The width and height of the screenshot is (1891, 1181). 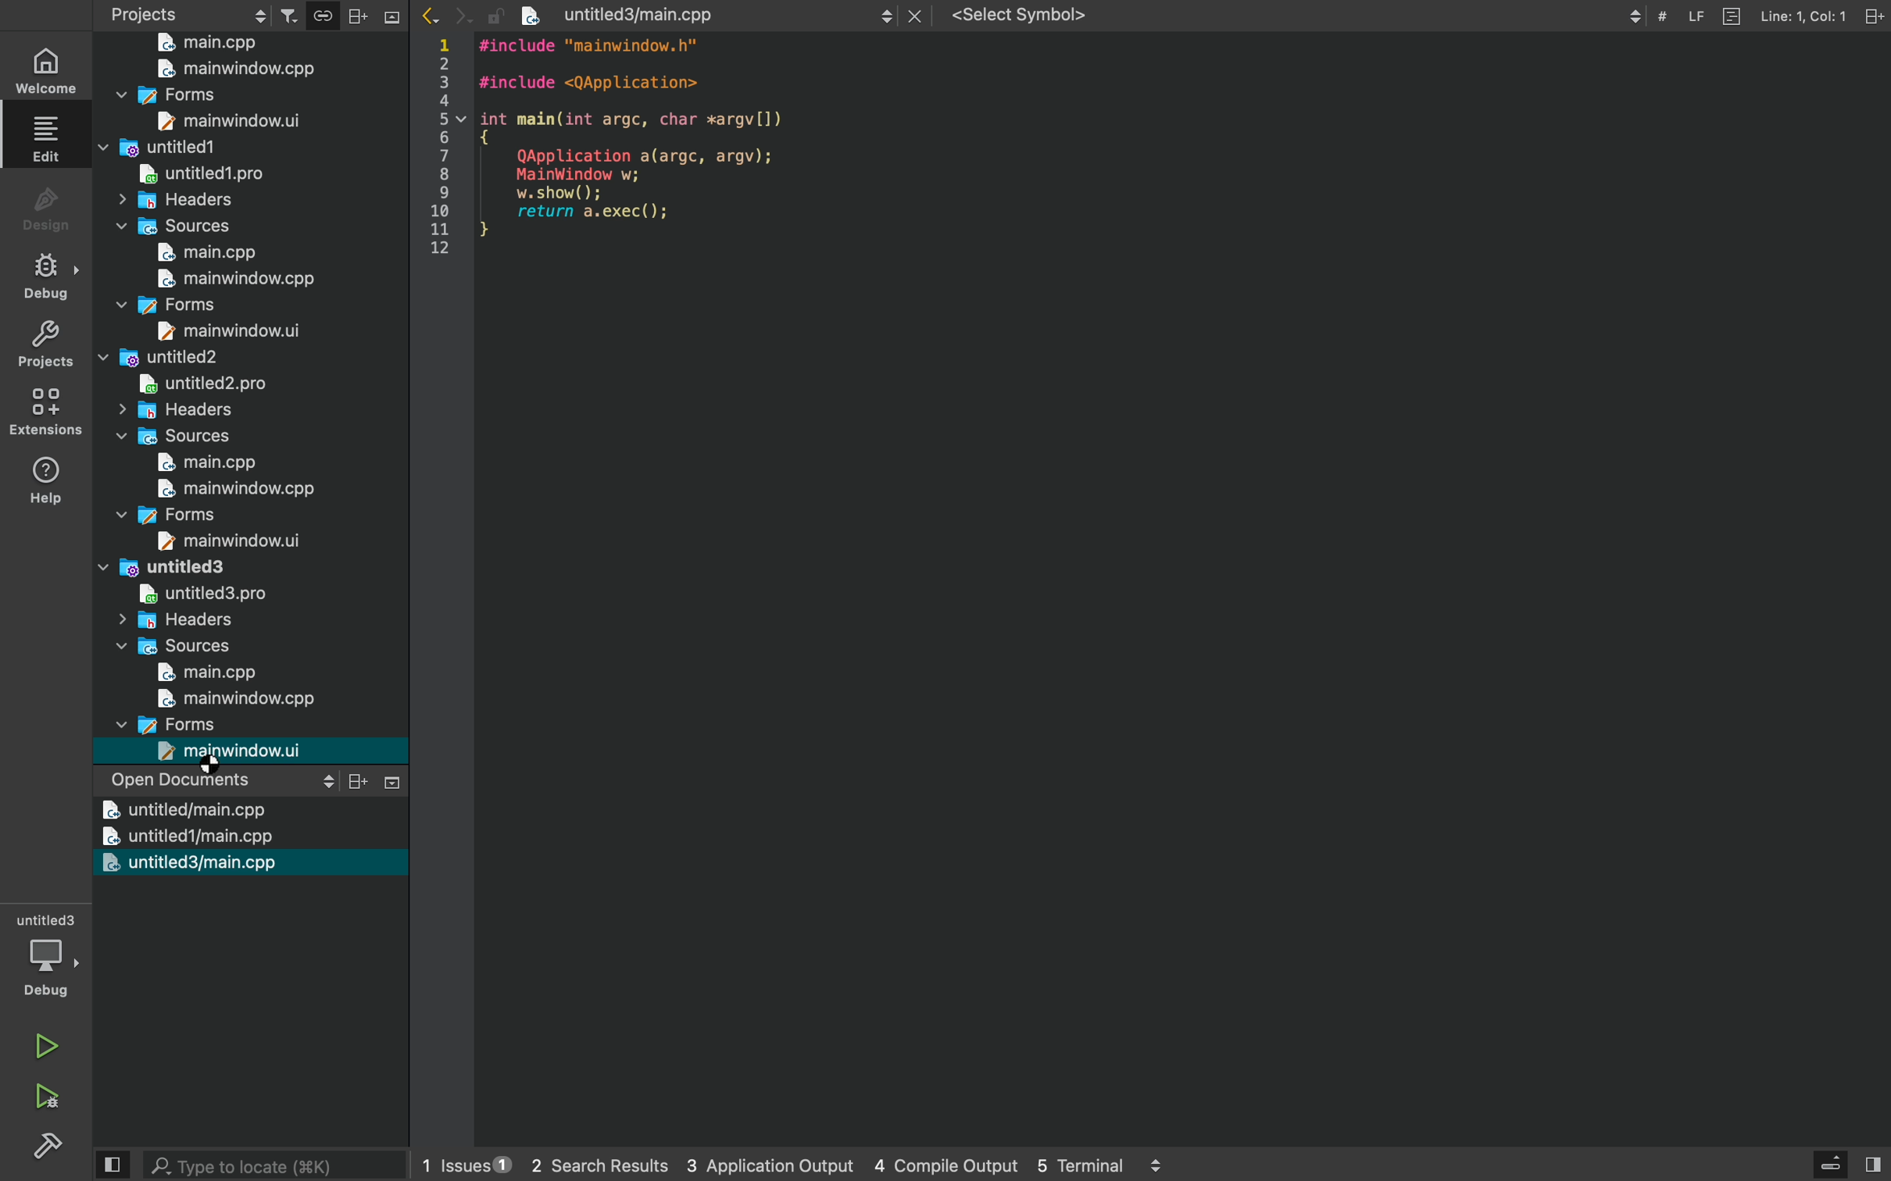 I want to click on , so click(x=52, y=1148).